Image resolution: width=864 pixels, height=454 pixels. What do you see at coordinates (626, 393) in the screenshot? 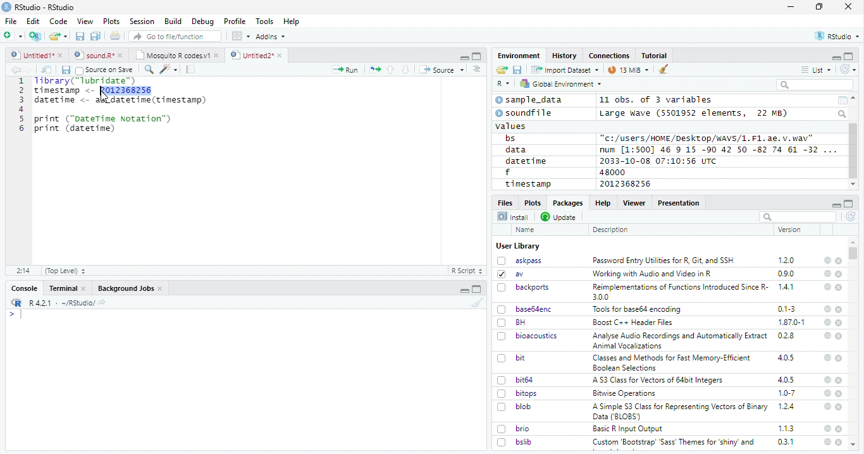
I see `Bitwise Operations` at bounding box center [626, 393].